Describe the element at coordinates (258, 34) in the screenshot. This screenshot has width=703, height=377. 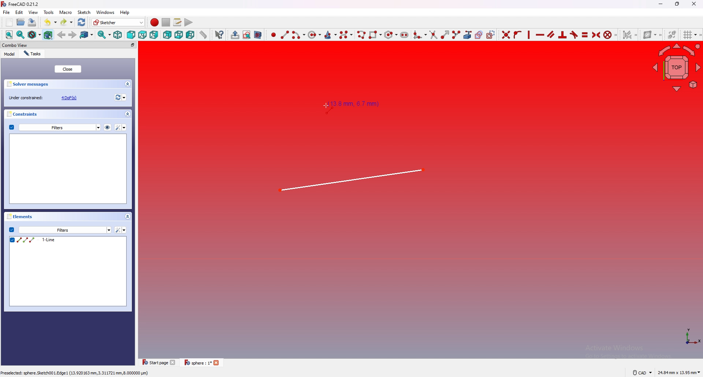
I see `View section` at that location.